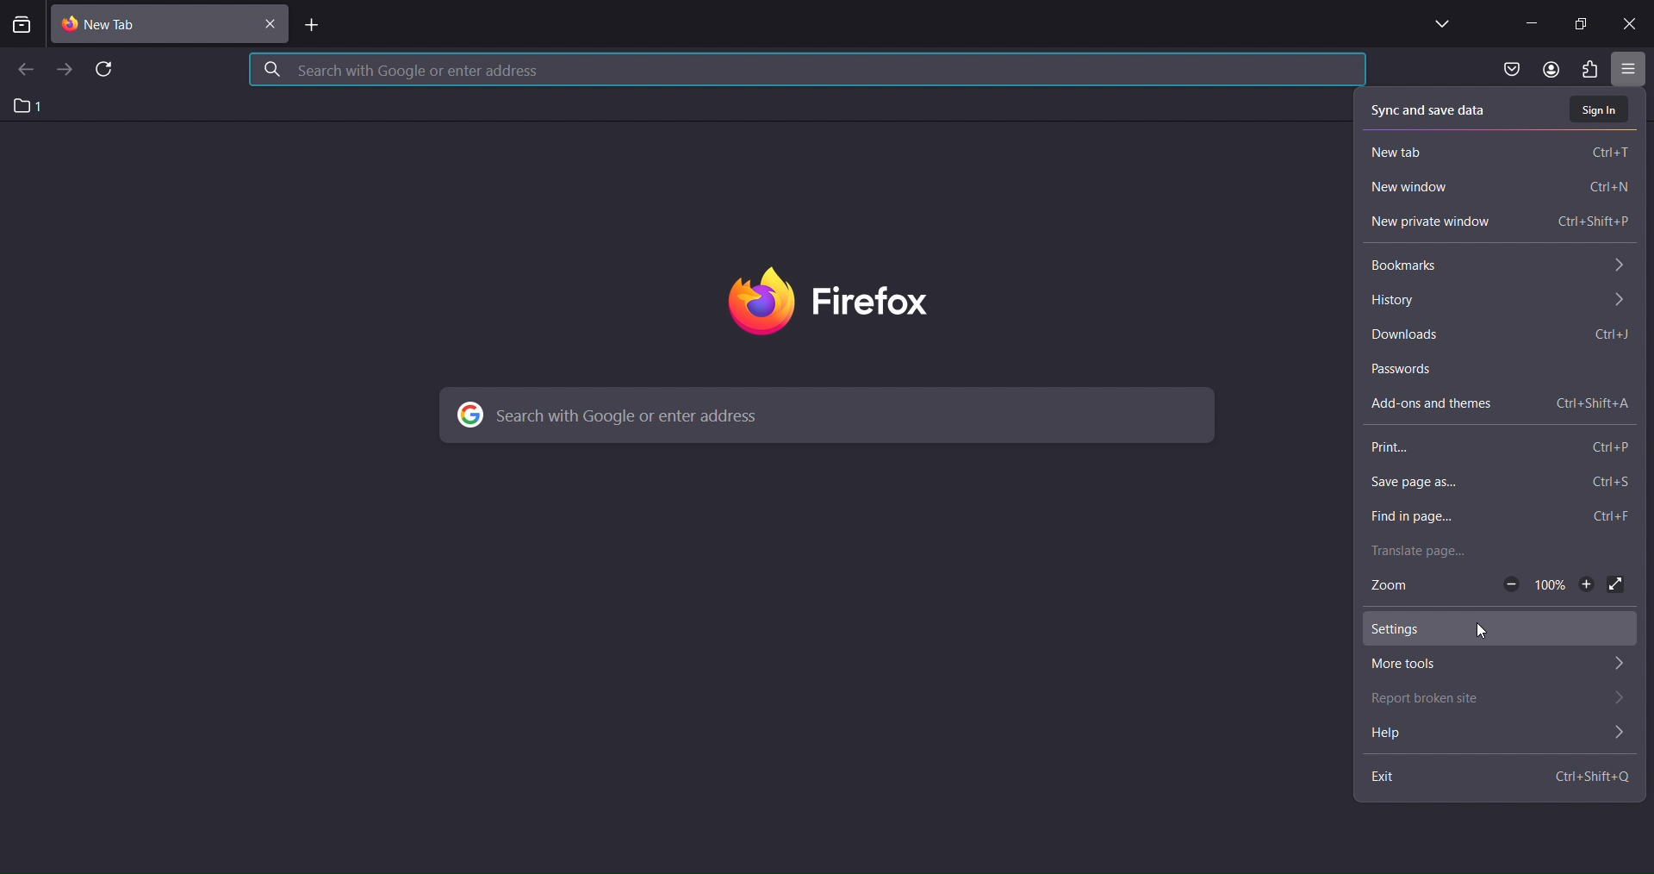  Describe the element at coordinates (1551, 585) in the screenshot. I see `100%` at that location.